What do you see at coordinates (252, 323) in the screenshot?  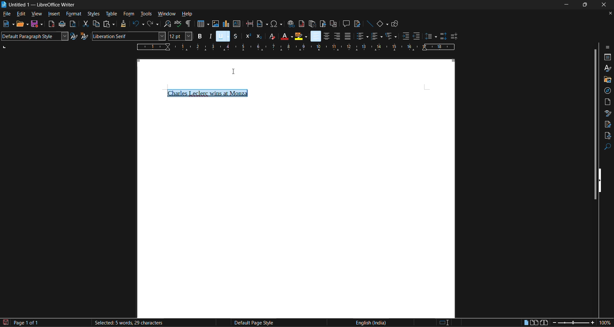 I see `page style` at bounding box center [252, 323].